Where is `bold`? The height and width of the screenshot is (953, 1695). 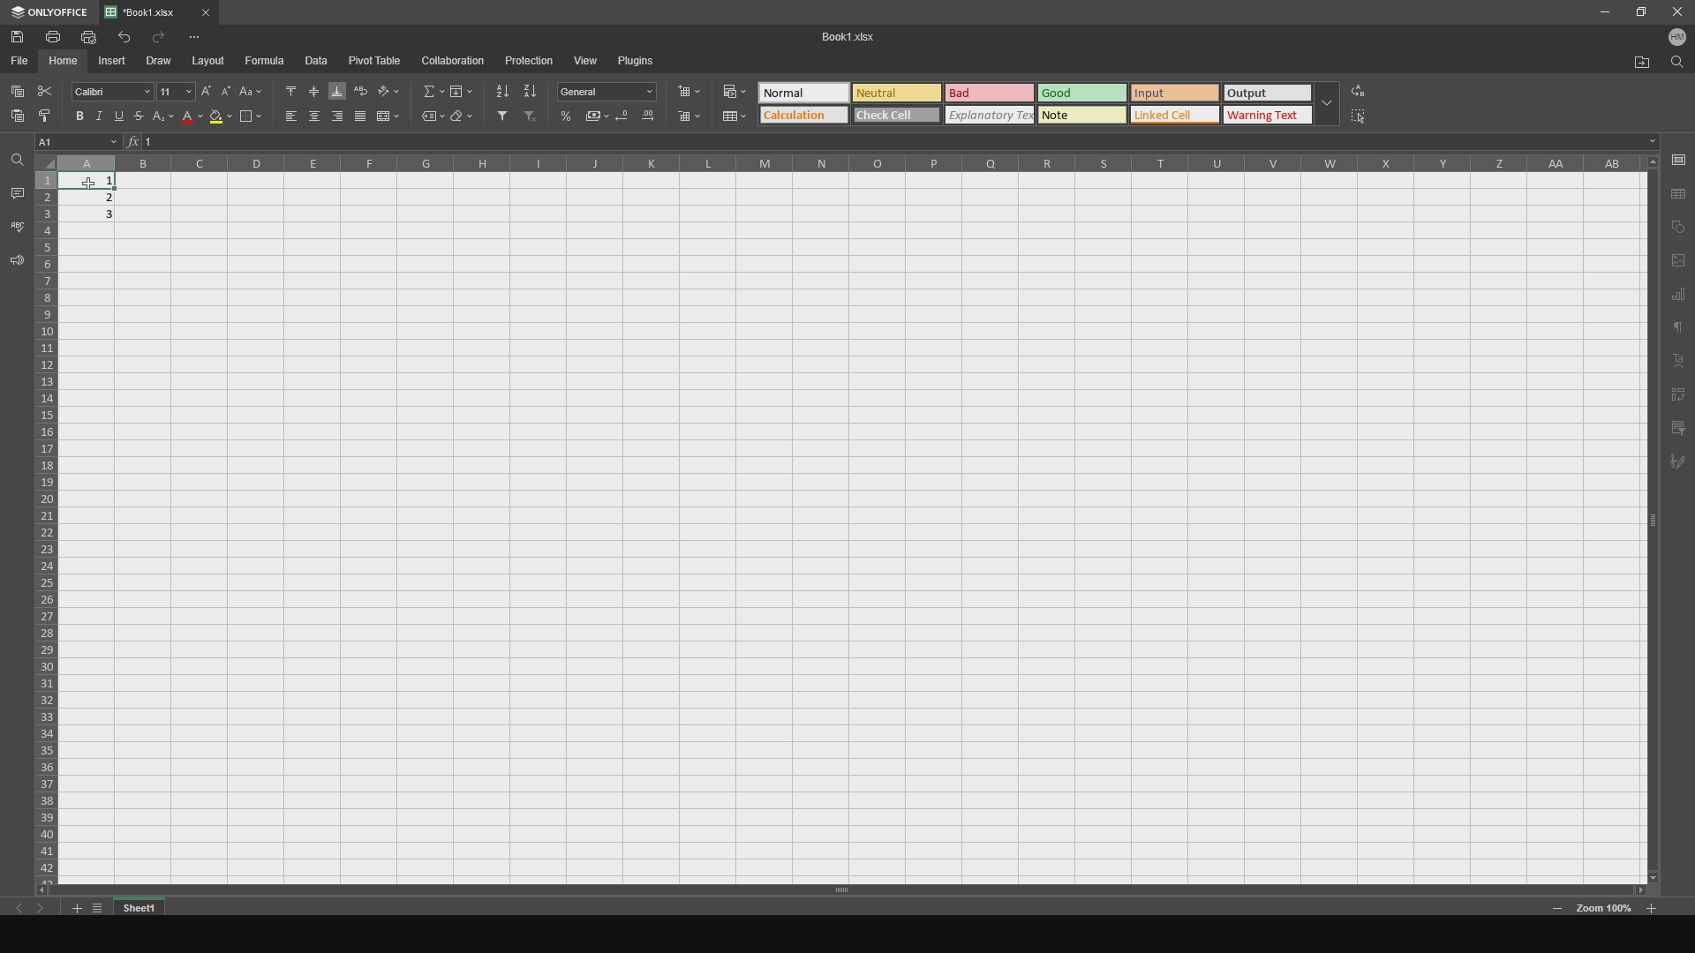 bold is located at coordinates (77, 115).